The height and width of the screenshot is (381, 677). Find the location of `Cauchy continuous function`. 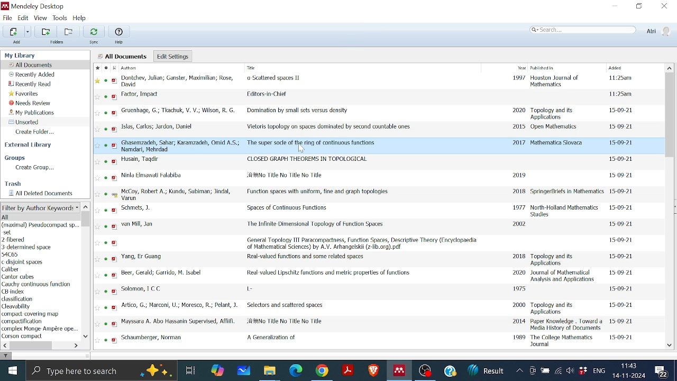

Cauchy continuous function is located at coordinates (36, 285).